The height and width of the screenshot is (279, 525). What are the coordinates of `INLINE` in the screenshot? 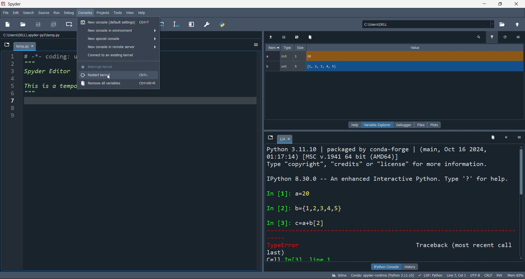 It's located at (339, 275).